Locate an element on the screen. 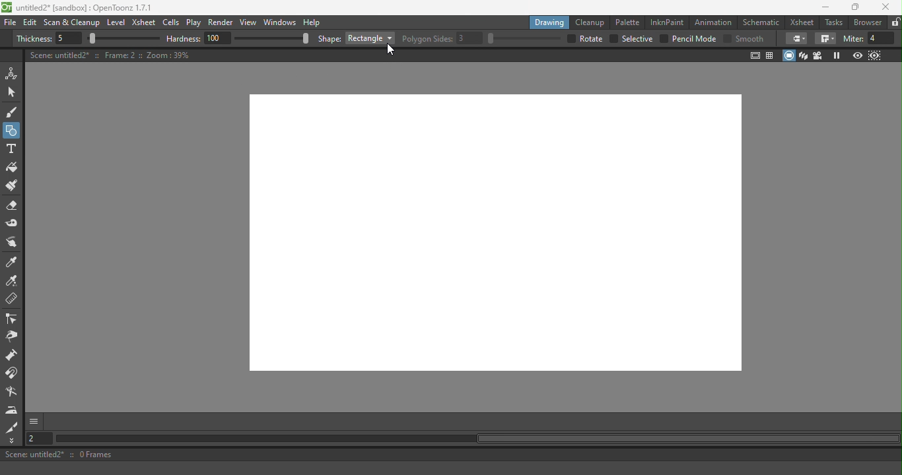 The width and height of the screenshot is (902, 475). Scene: untitled2* :: 0 Frames is located at coordinates (451, 455).